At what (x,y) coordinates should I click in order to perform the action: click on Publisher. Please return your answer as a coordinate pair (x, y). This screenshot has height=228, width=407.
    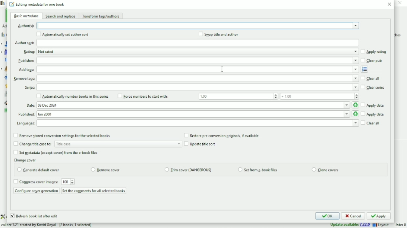
    Looking at the image, I should click on (25, 61).